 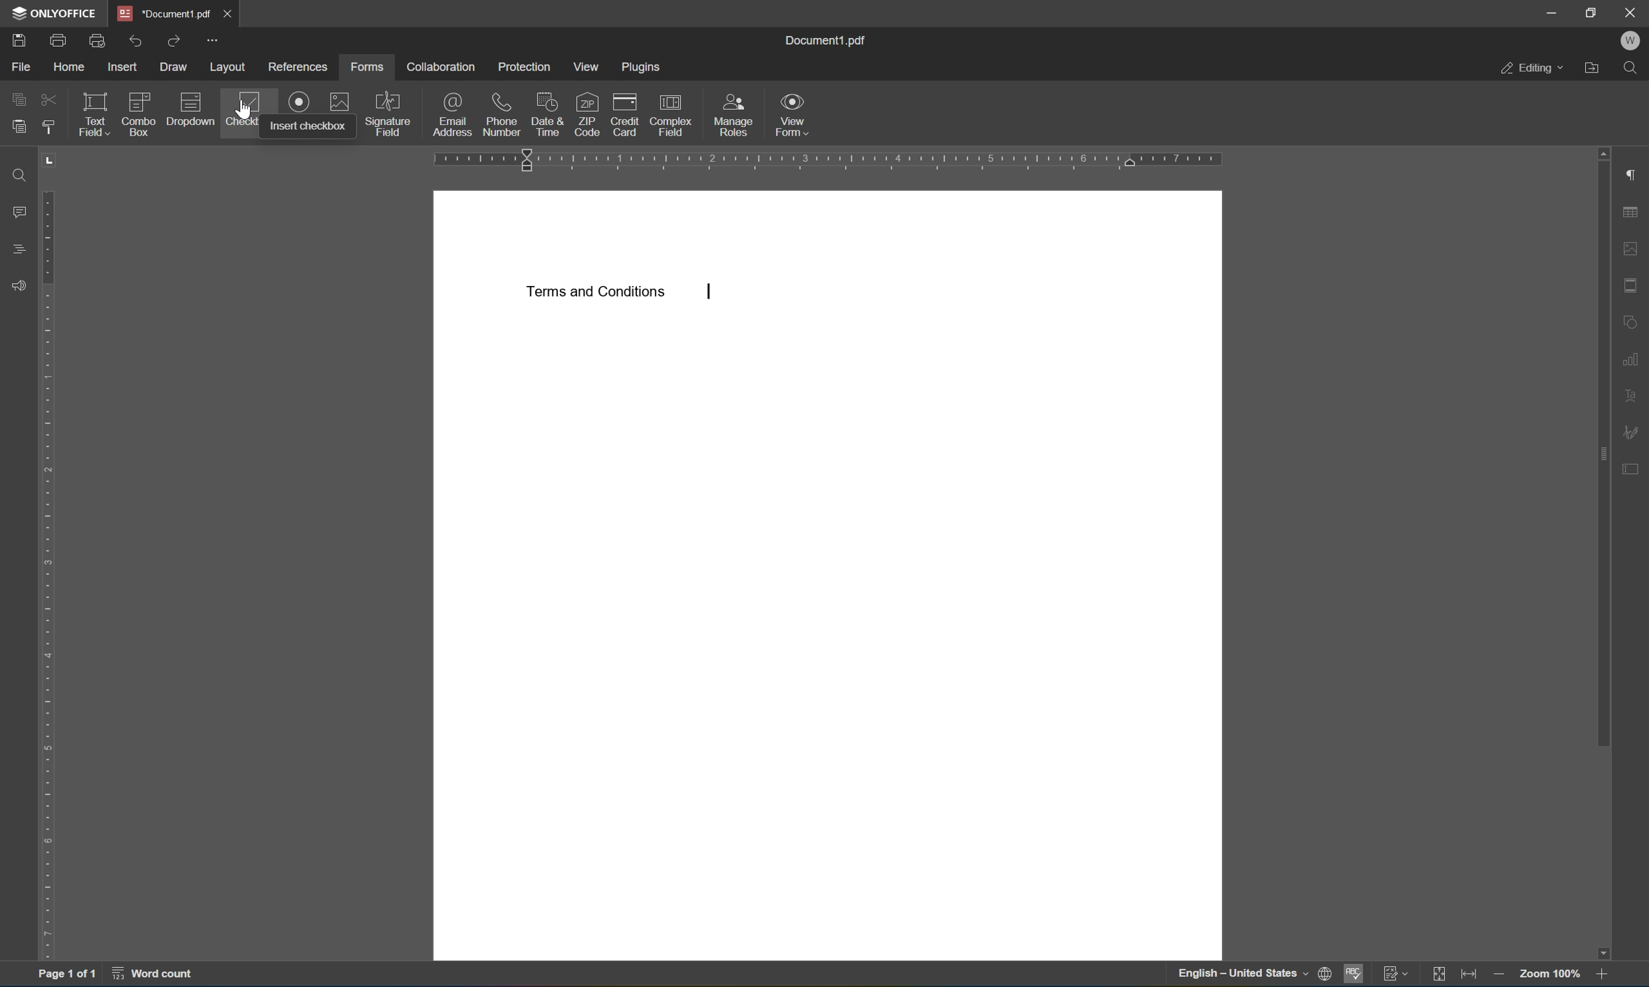 I want to click on editing, so click(x=1534, y=68).